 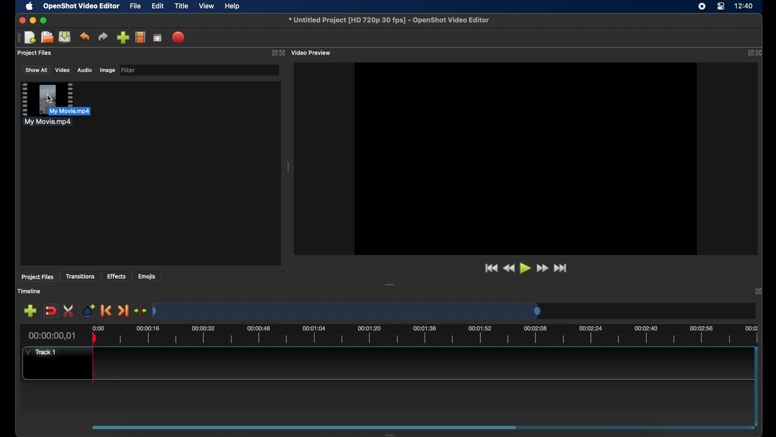 What do you see at coordinates (84, 70) in the screenshot?
I see `audio` at bounding box center [84, 70].